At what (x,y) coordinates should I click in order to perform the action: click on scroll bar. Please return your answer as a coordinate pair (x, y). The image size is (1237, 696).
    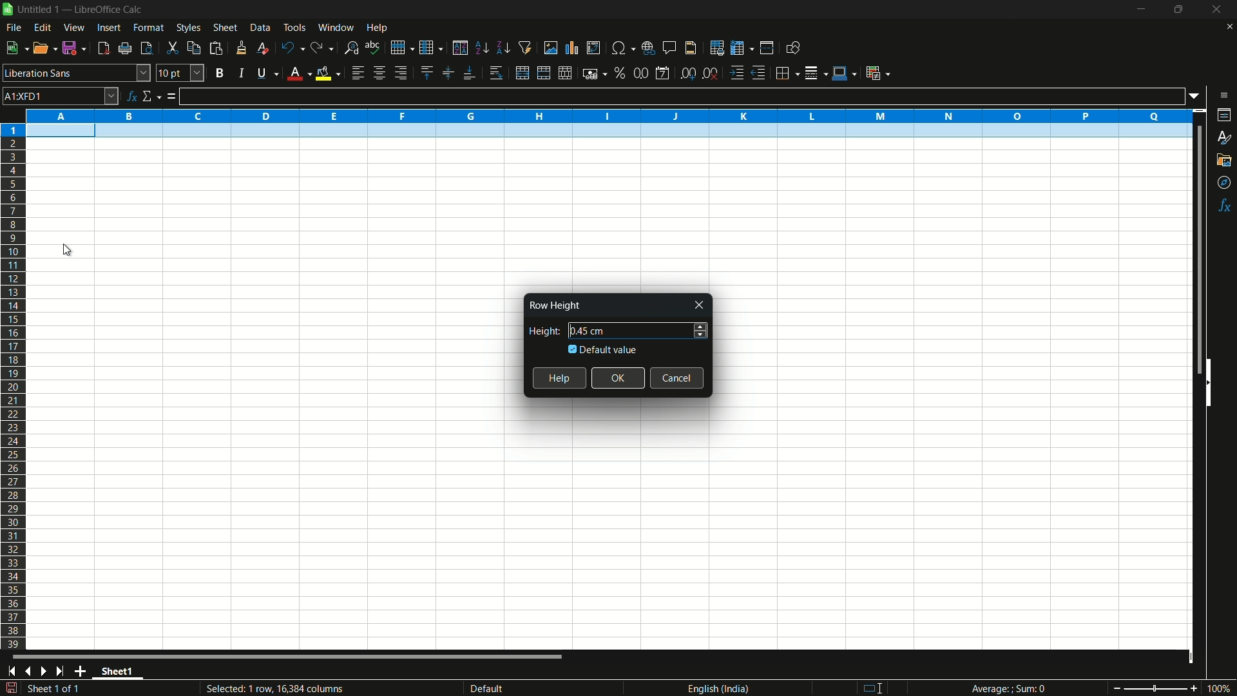
    Looking at the image, I should click on (289, 659).